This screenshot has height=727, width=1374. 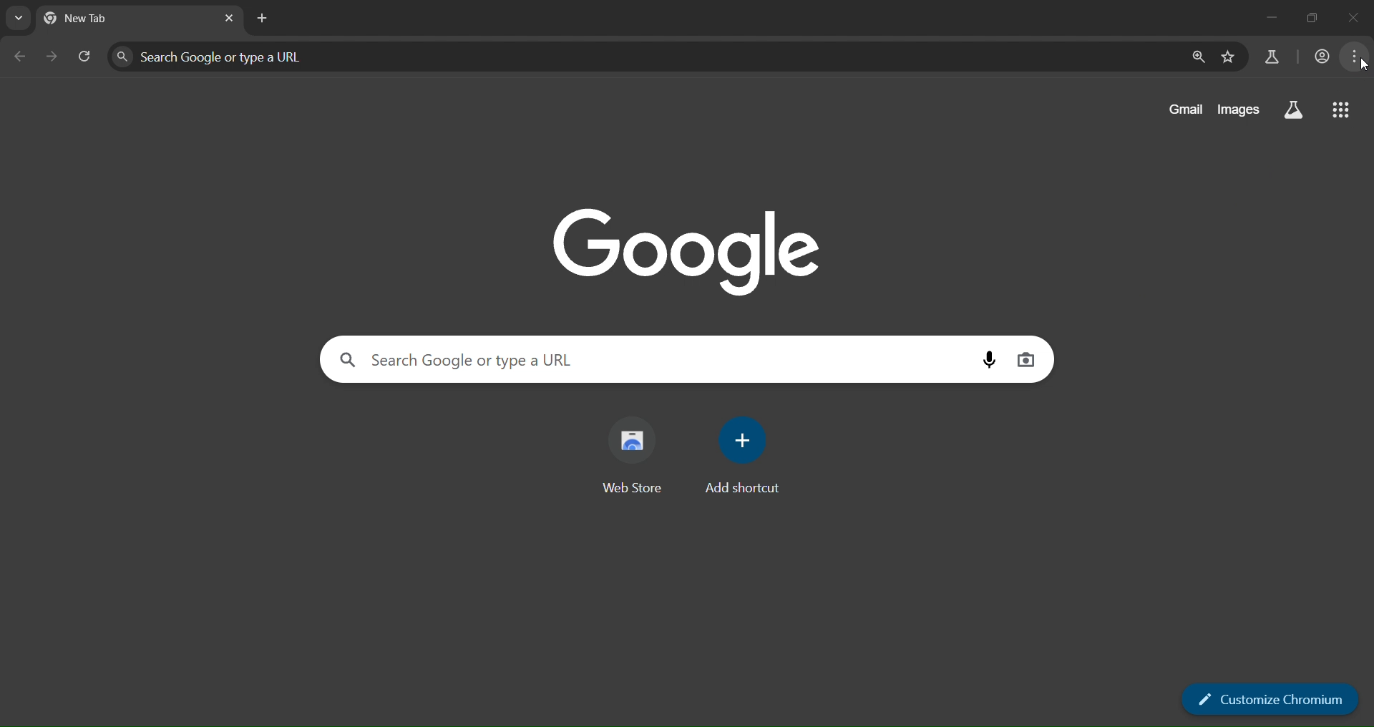 I want to click on web store, so click(x=640, y=455).